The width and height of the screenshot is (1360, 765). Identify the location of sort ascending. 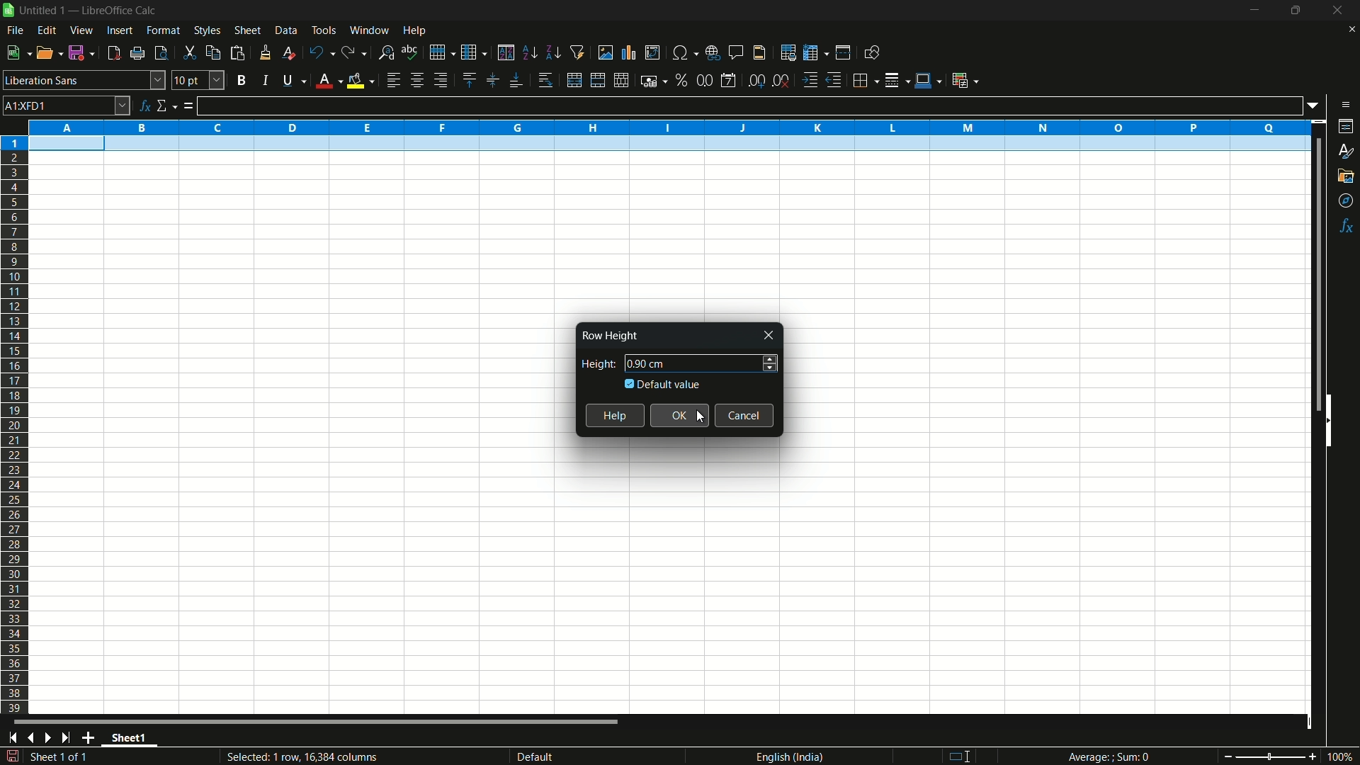
(529, 53).